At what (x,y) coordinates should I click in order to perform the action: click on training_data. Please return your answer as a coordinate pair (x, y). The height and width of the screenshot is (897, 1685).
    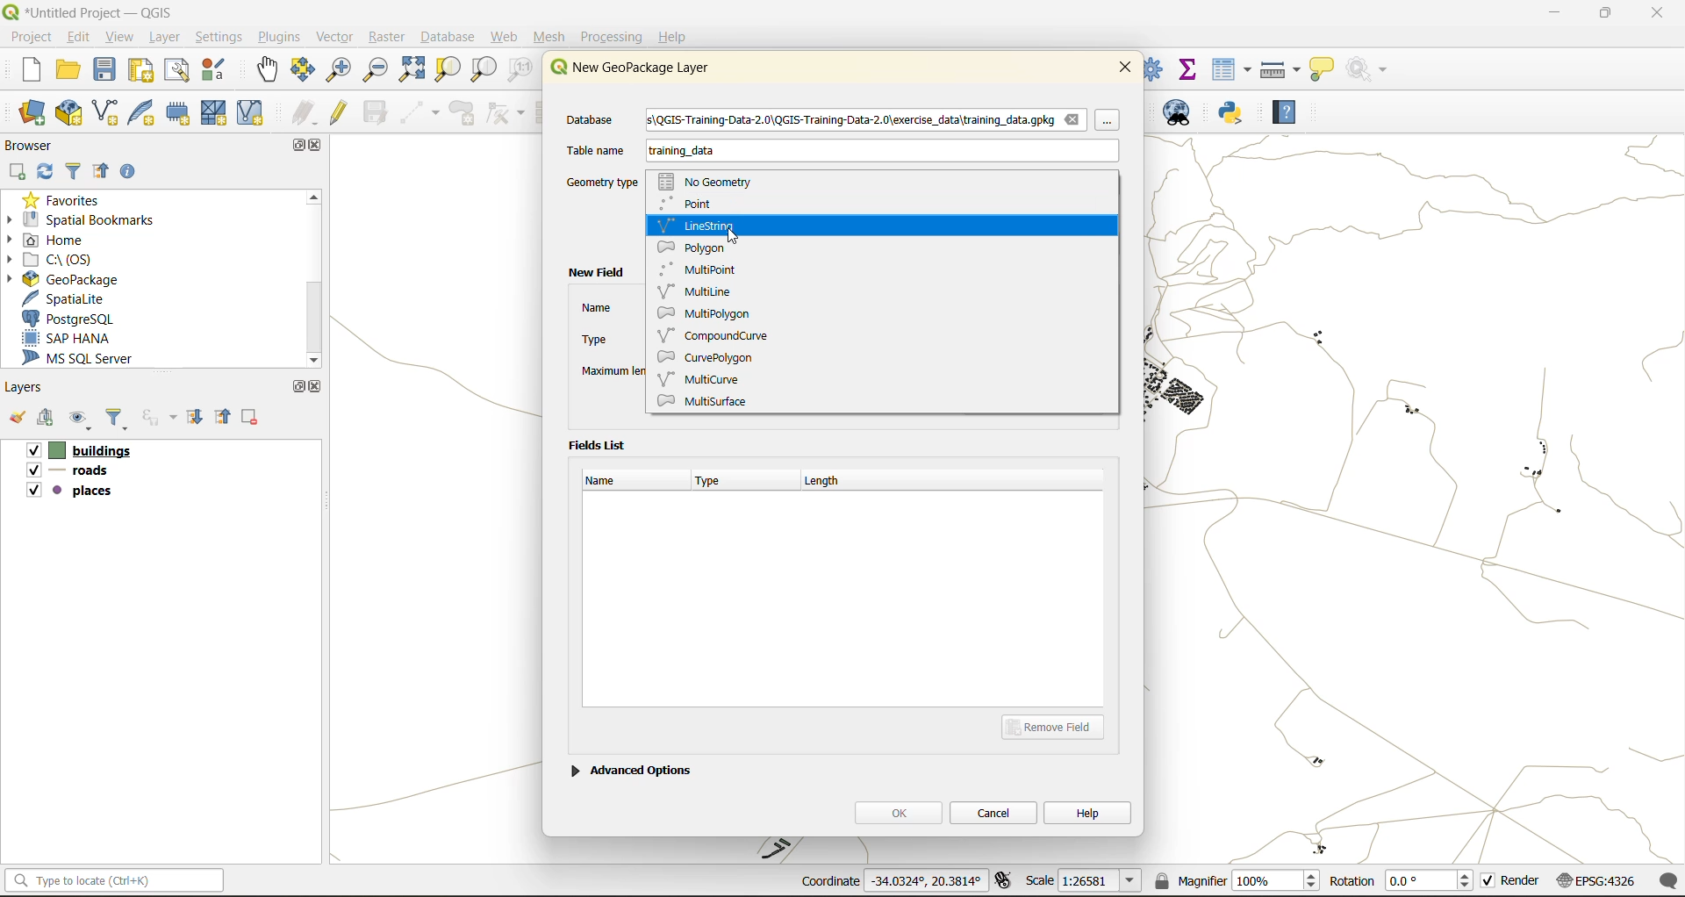
    Looking at the image, I should click on (682, 154).